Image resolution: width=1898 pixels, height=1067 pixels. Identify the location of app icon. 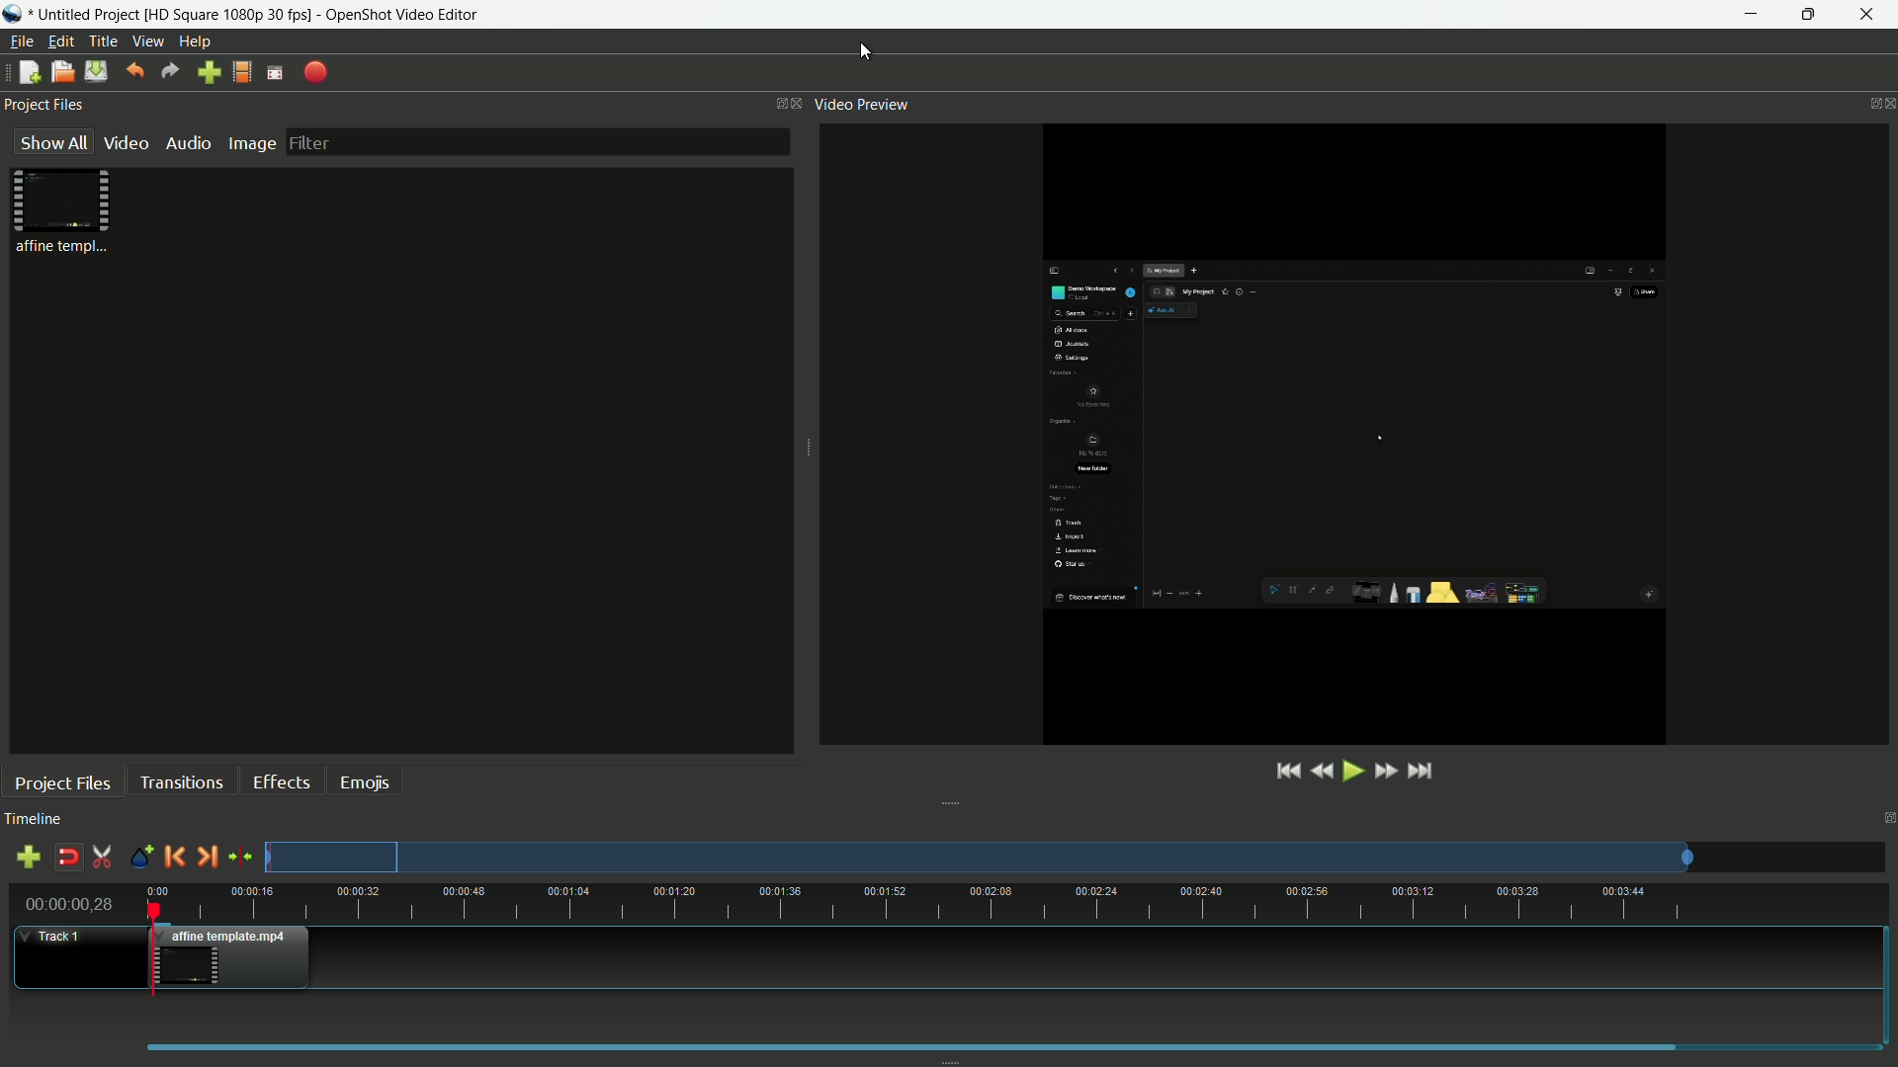
(12, 14).